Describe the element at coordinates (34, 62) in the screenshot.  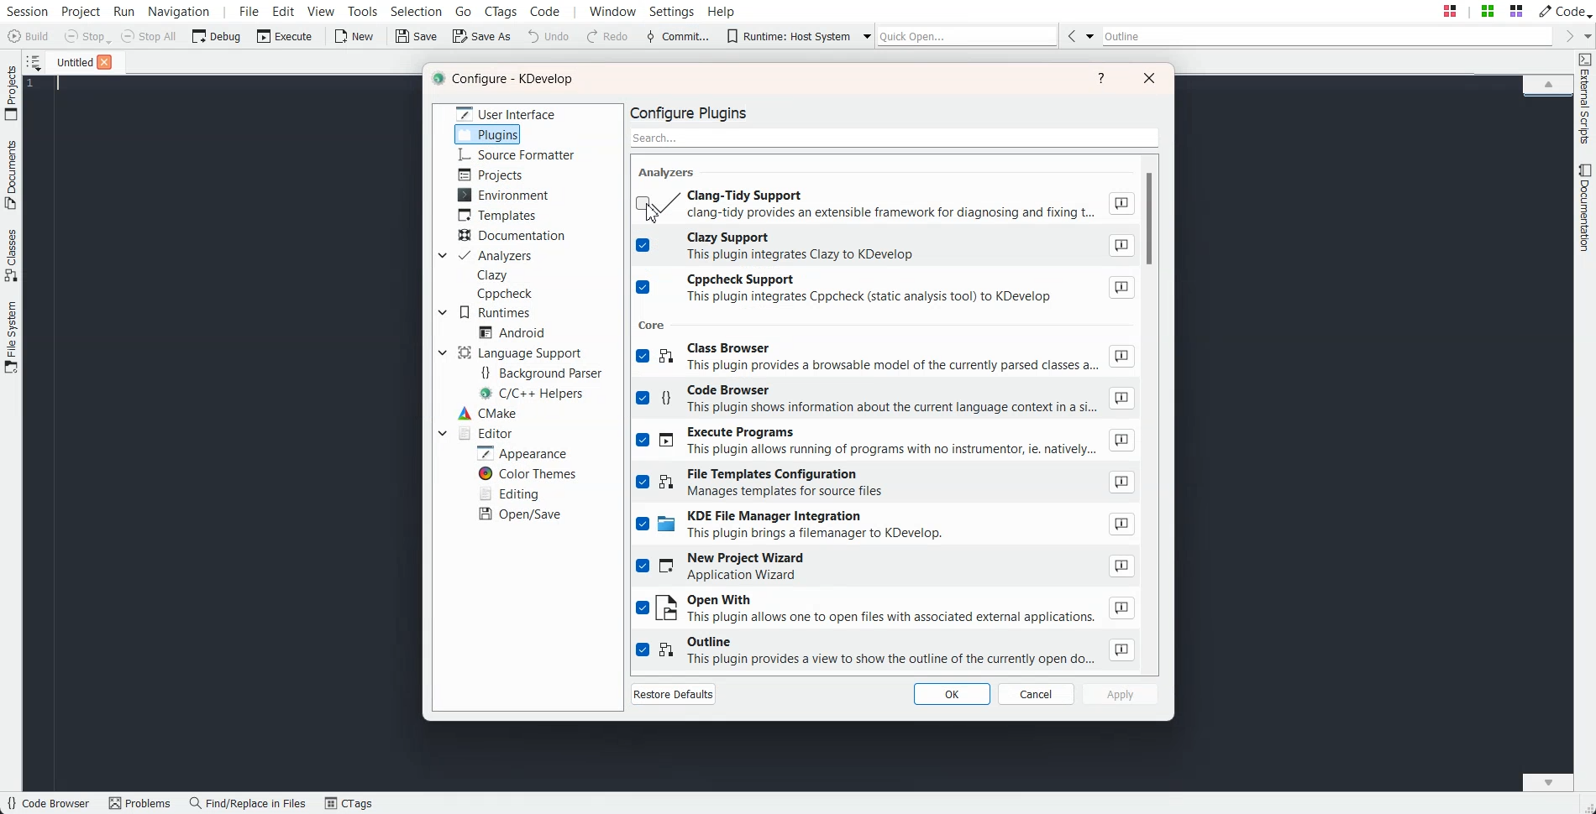
I see `Show sorted list` at that location.